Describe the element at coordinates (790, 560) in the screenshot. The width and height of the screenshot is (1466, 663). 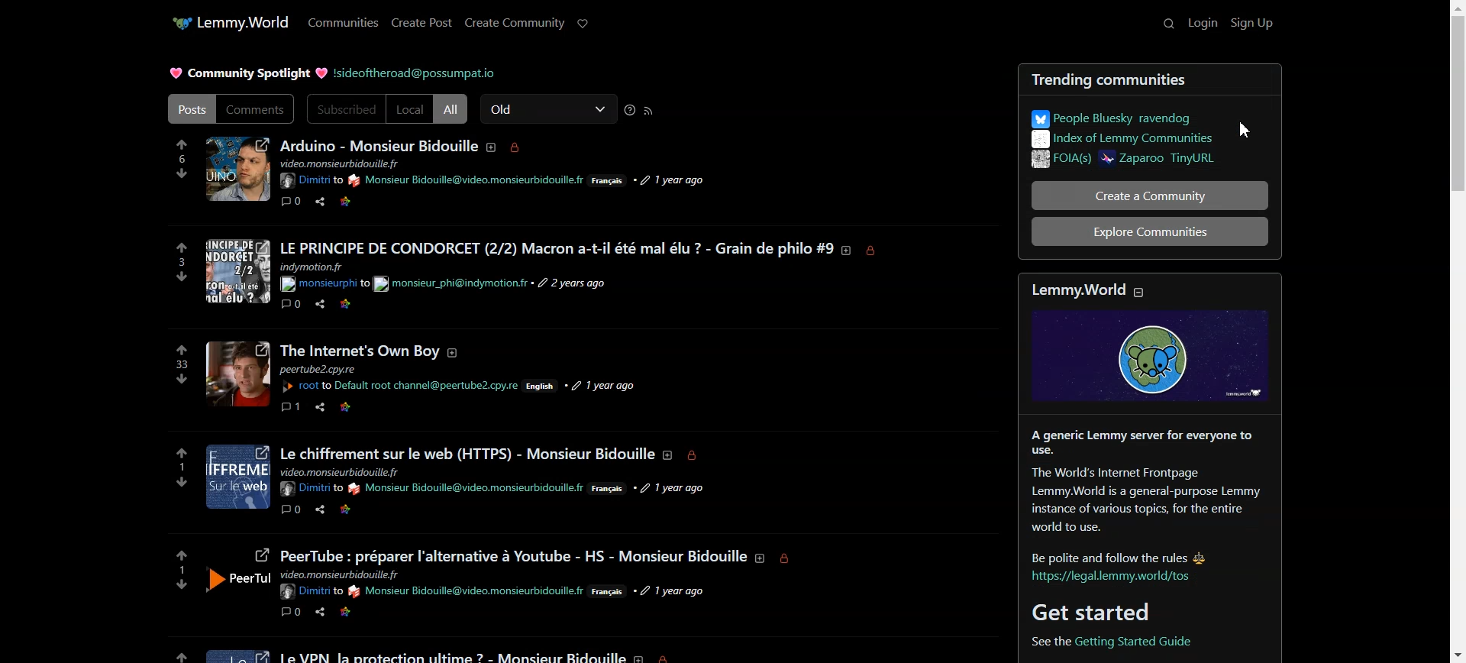
I see `locked` at that location.